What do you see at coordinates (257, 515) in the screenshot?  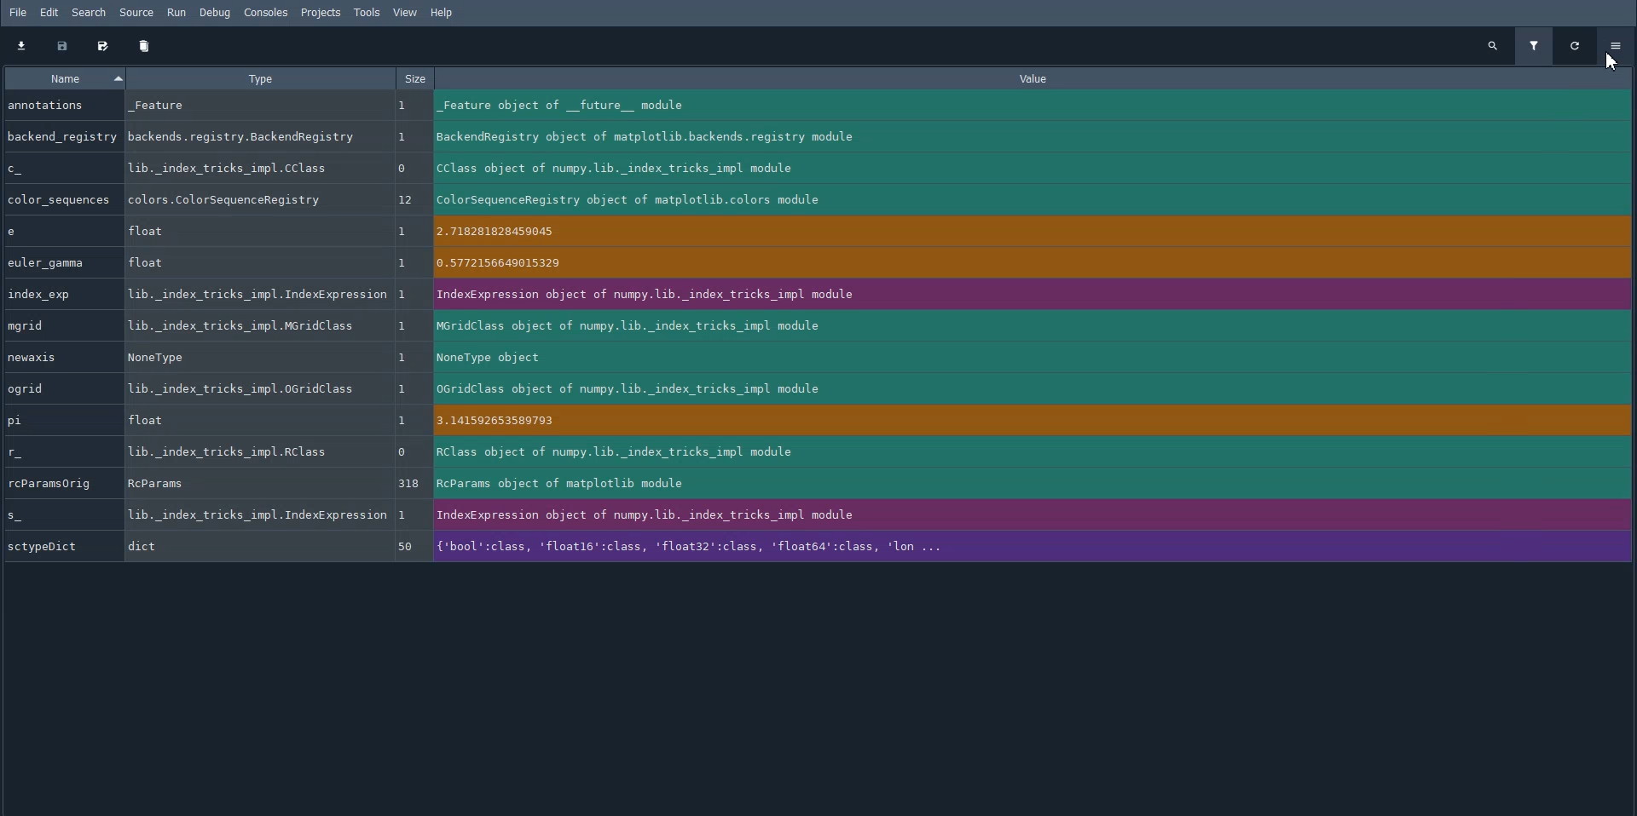 I see `type value` at bounding box center [257, 515].